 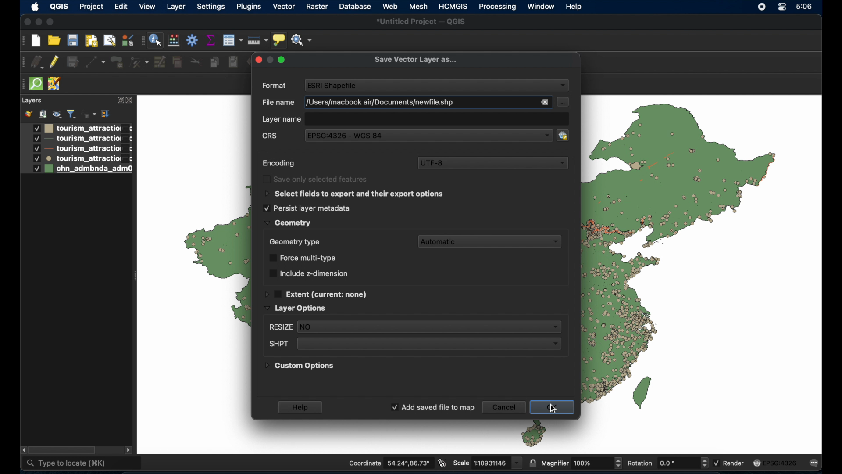 I want to click on cancel, so click(x=503, y=407).